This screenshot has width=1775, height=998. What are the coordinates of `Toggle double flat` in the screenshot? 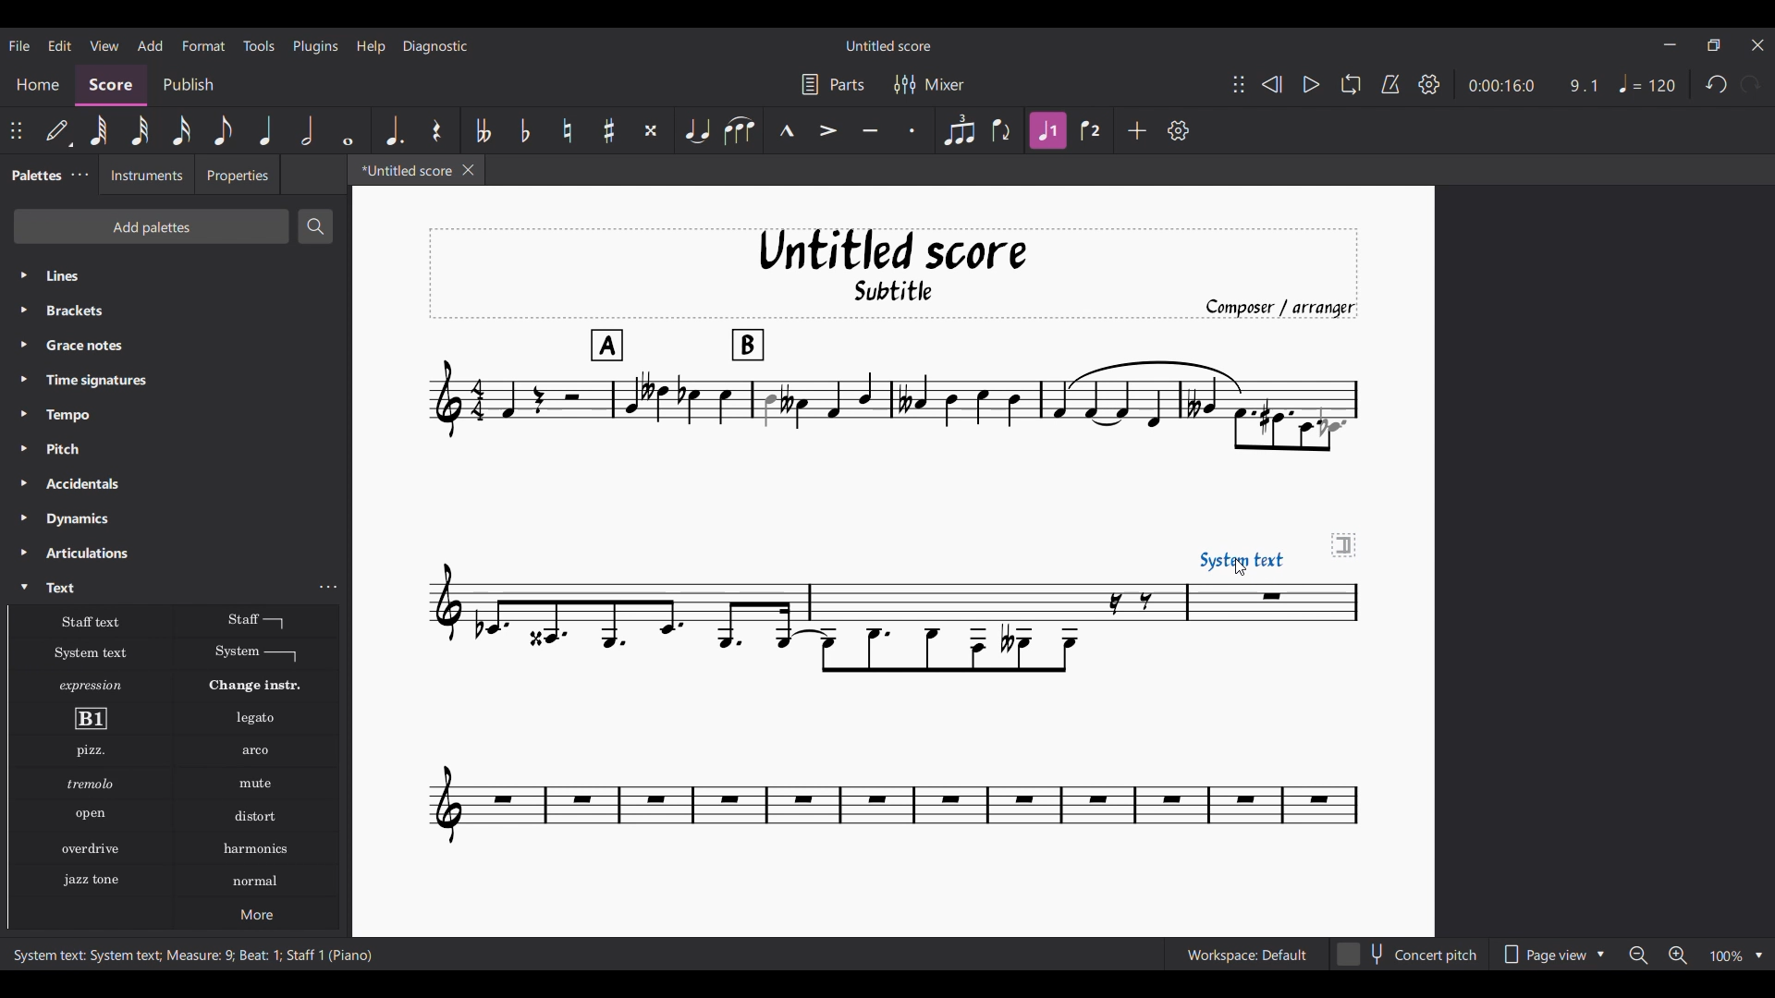 It's located at (481, 130).